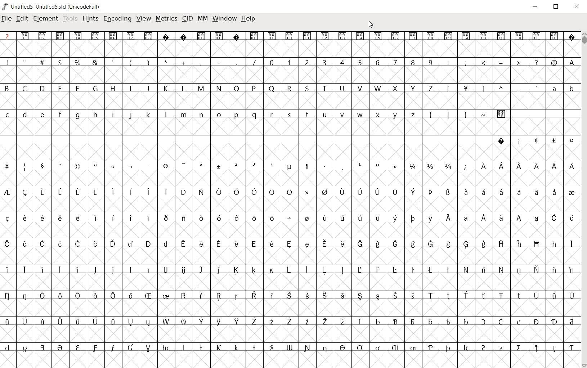  I want to click on HINTS, so click(90, 19).